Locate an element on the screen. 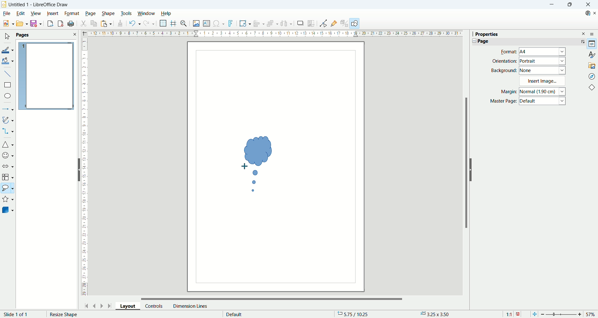  undo is located at coordinates (134, 23).